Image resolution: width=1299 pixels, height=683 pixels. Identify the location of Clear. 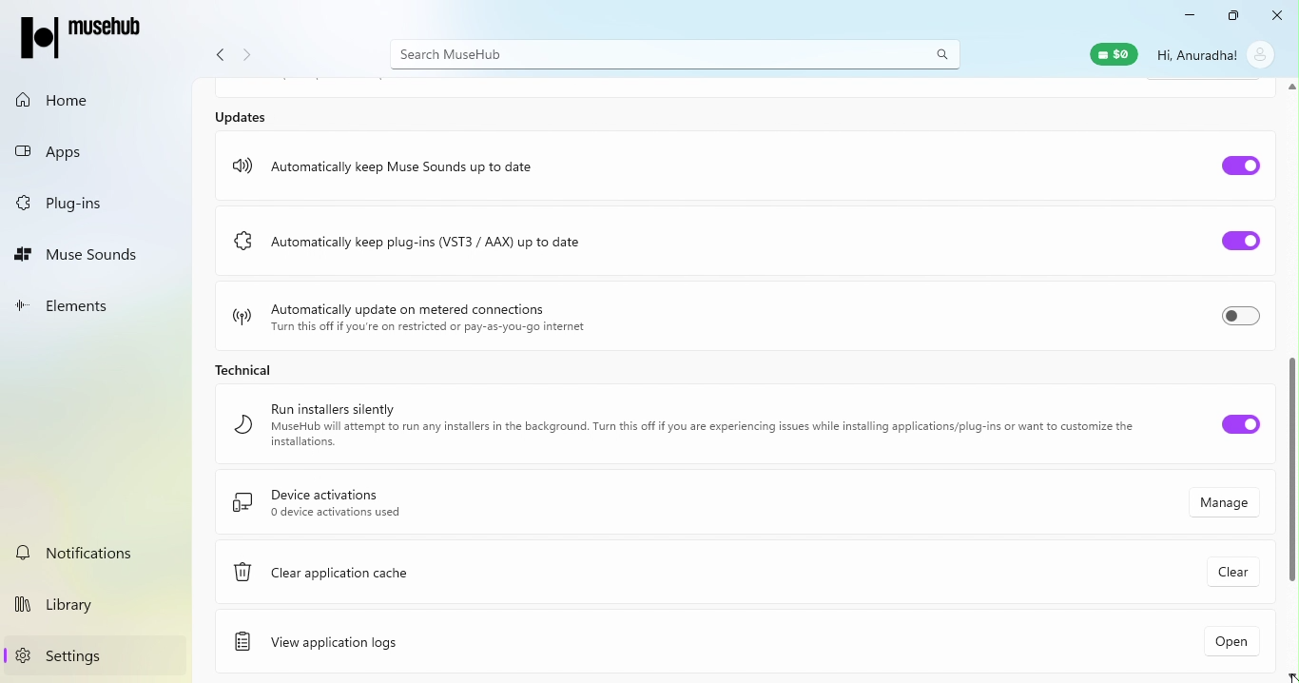
(1236, 573).